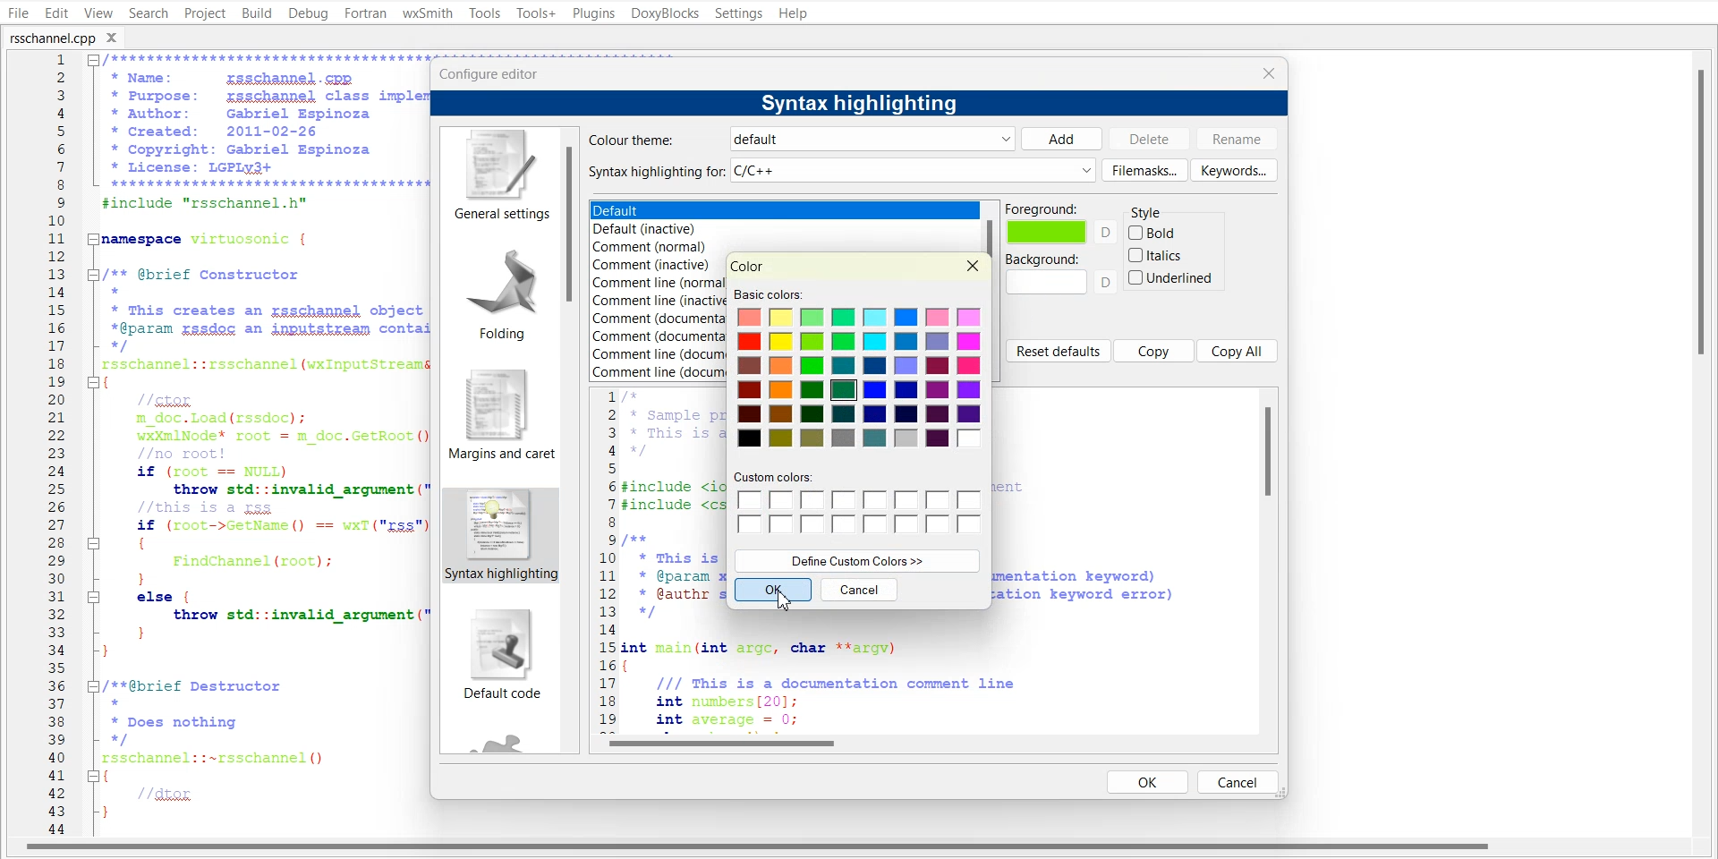  Describe the element at coordinates (365, 13) in the screenshot. I see `Fortran` at that location.